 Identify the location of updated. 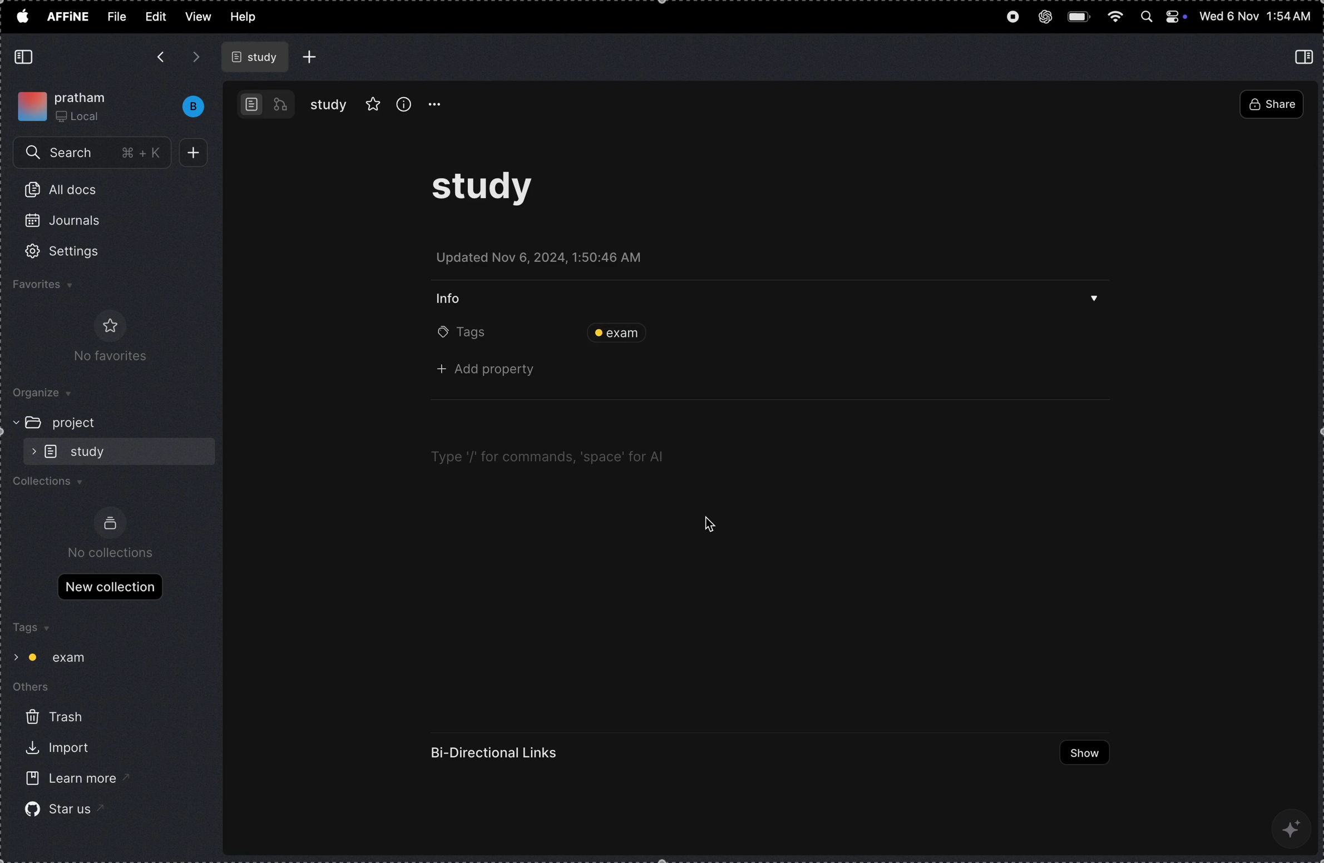
(549, 260).